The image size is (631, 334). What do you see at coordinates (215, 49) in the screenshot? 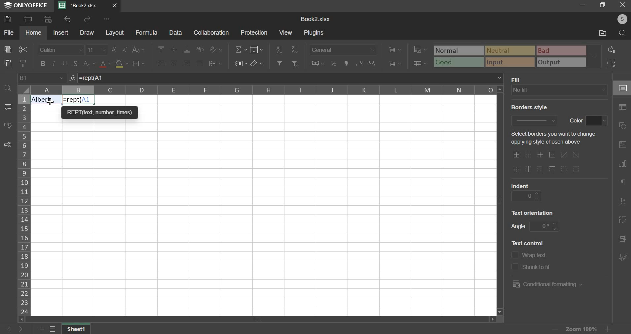
I see `orientation` at bounding box center [215, 49].